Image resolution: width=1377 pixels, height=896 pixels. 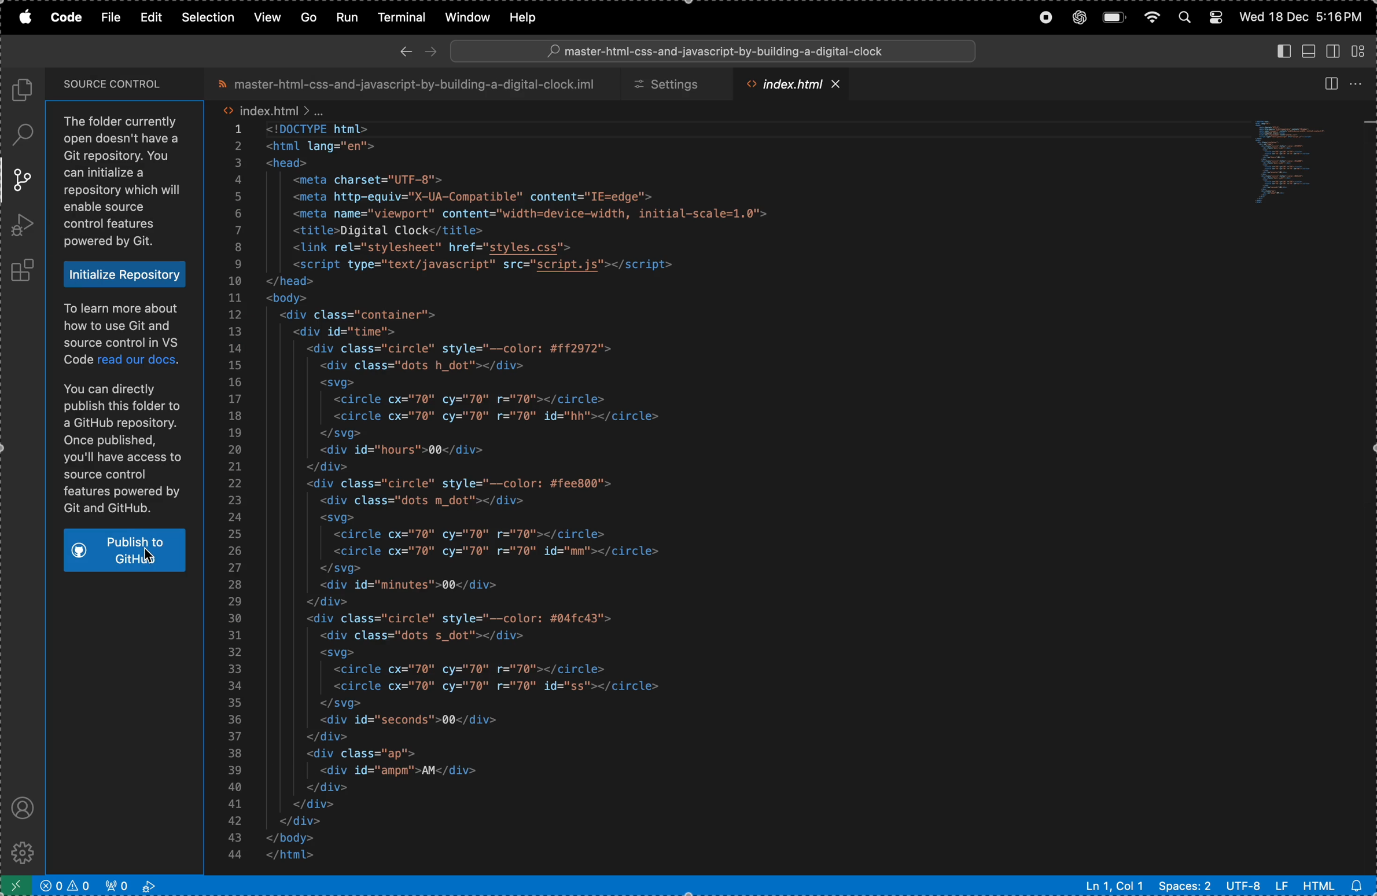 What do you see at coordinates (266, 16) in the screenshot?
I see `view` at bounding box center [266, 16].